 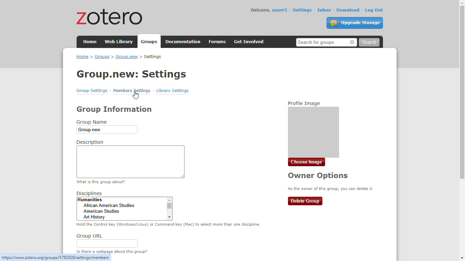 I want to click on get involved, so click(x=250, y=42).